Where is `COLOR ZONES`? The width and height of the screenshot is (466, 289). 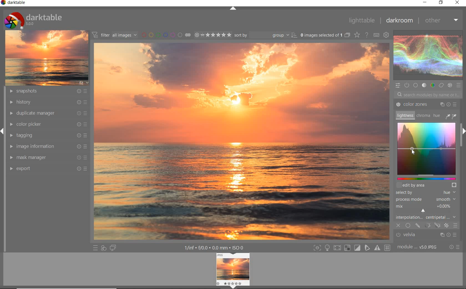 COLOR ZONES is located at coordinates (426, 104).